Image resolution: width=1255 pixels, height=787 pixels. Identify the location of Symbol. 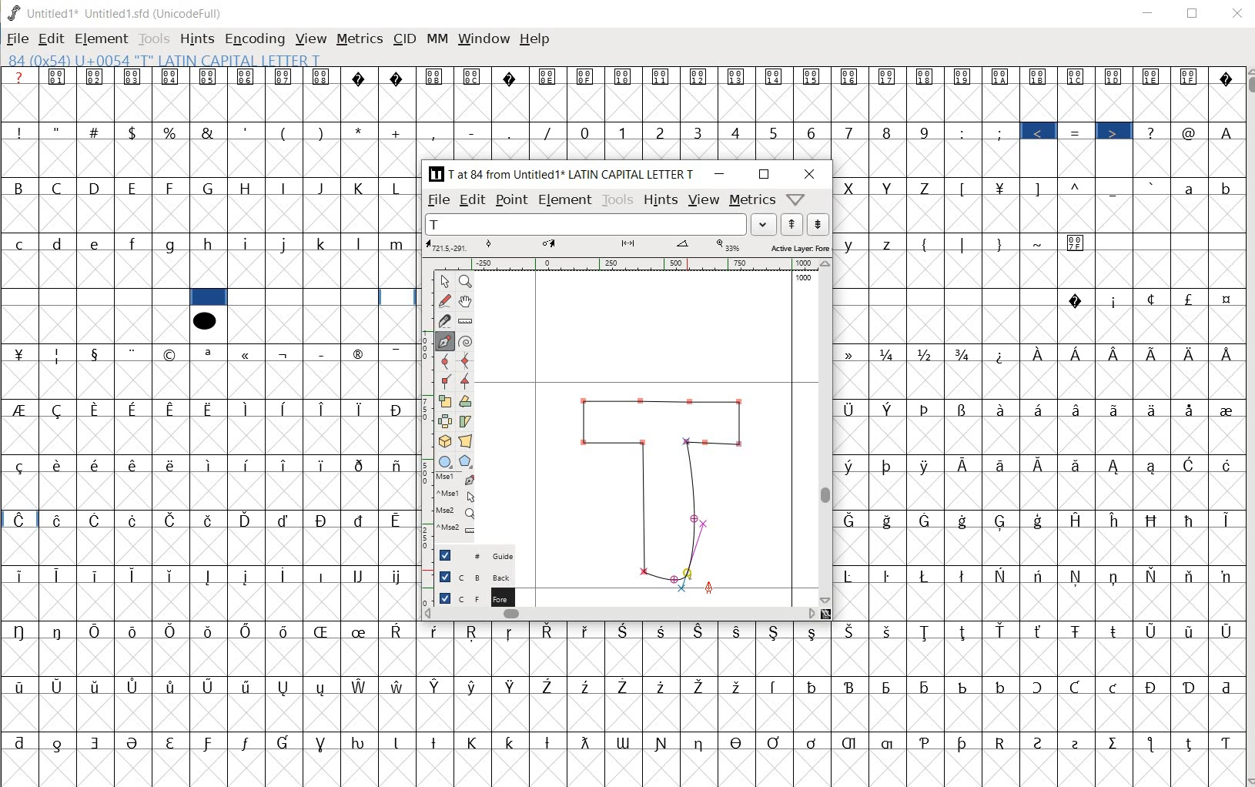
(172, 355).